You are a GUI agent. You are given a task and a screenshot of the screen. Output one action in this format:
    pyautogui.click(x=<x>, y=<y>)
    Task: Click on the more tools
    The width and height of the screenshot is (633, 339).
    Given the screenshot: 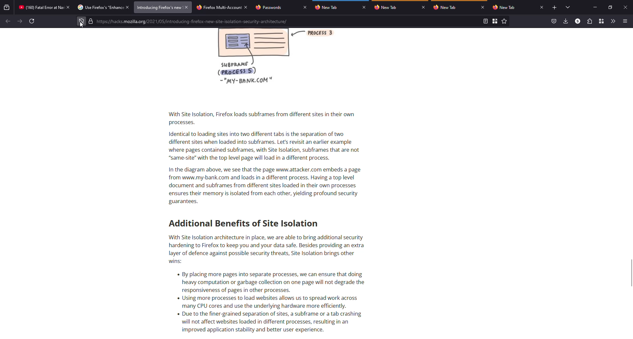 What is the action you would take?
    pyautogui.click(x=613, y=21)
    